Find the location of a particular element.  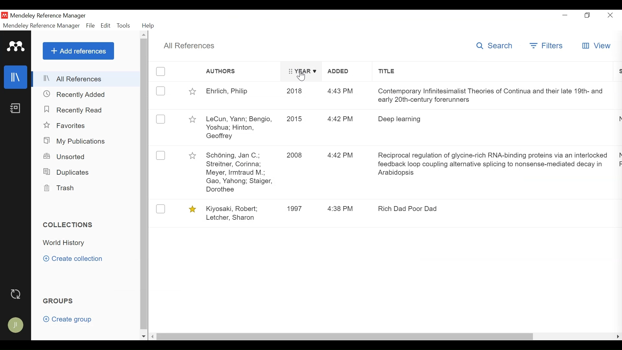

(un)Select Favorites is located at coordinates (192, 209).